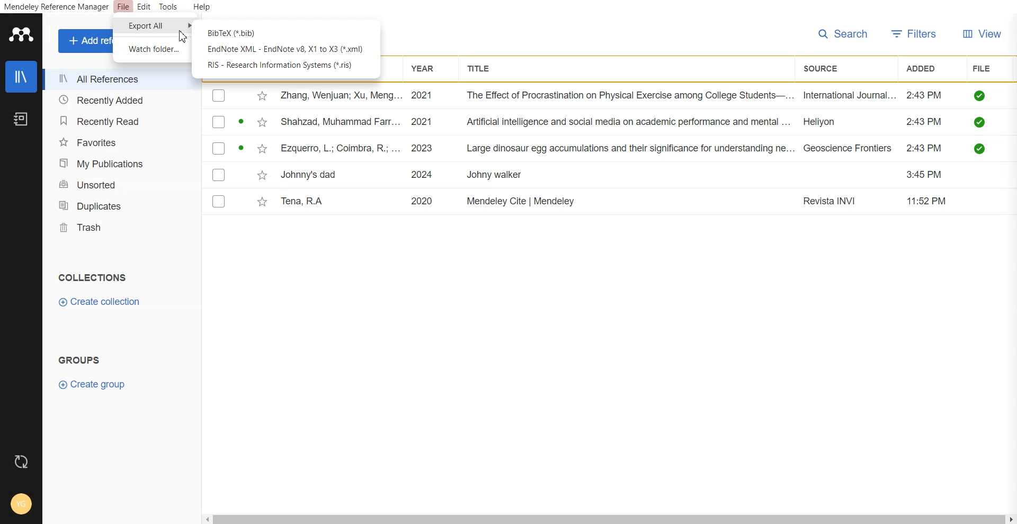 The height and width of the screenshot is (524, 1017). I want to click on Library, so click(21, 77).